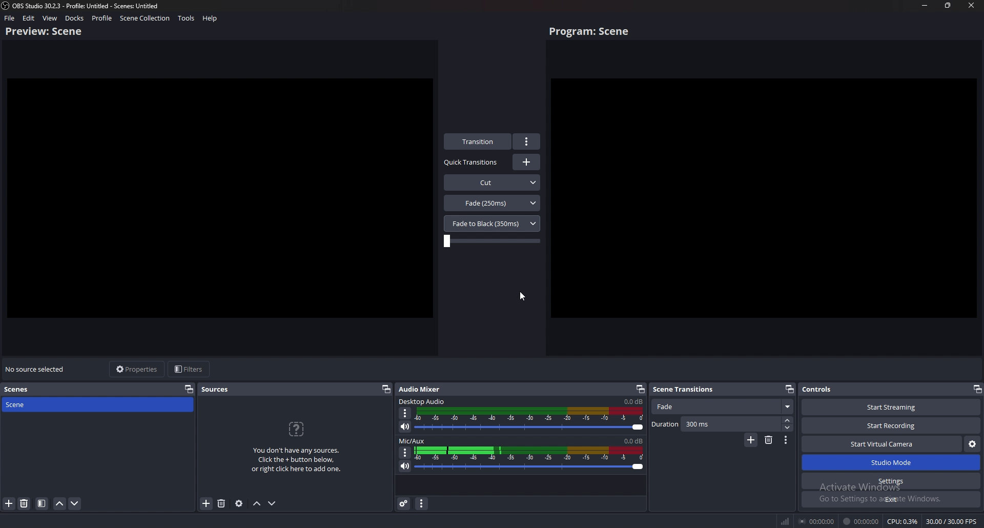  Describe the element at coordinates (414, 440) in the screenshot. I see `mic/aux` at that location.